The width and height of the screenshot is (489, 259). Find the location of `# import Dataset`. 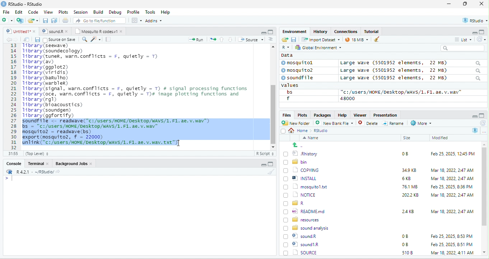

# import Dataset is located at coordinates (320, 39).